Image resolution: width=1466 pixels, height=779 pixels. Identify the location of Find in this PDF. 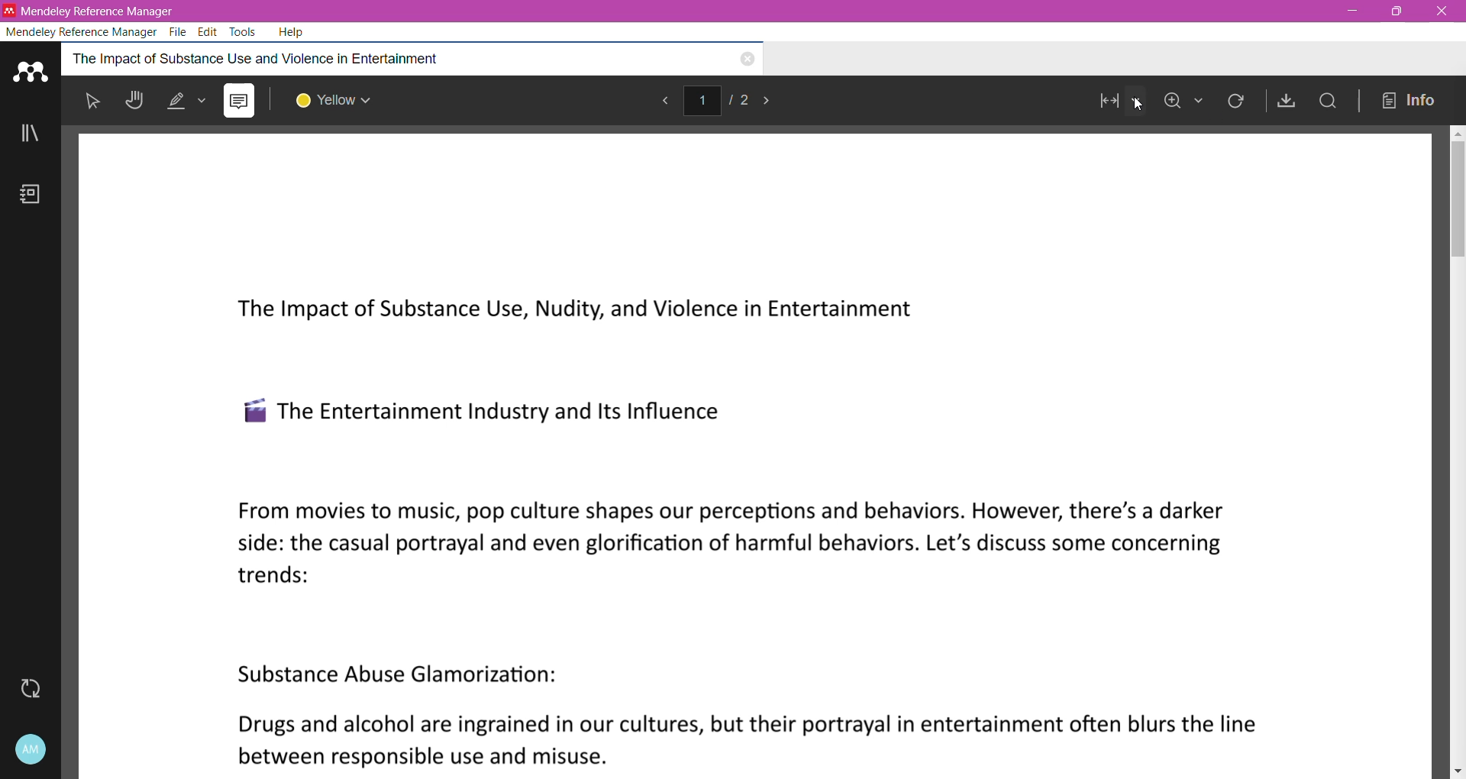
(1326, 102).